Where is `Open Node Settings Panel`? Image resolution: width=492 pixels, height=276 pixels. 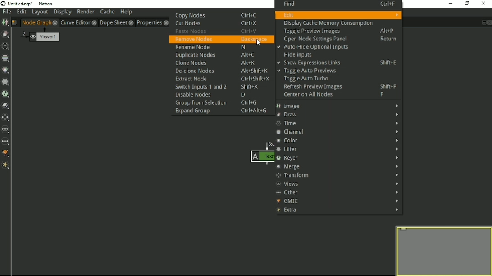
Open Node Settings Panel is located at coordinates (339, 40).